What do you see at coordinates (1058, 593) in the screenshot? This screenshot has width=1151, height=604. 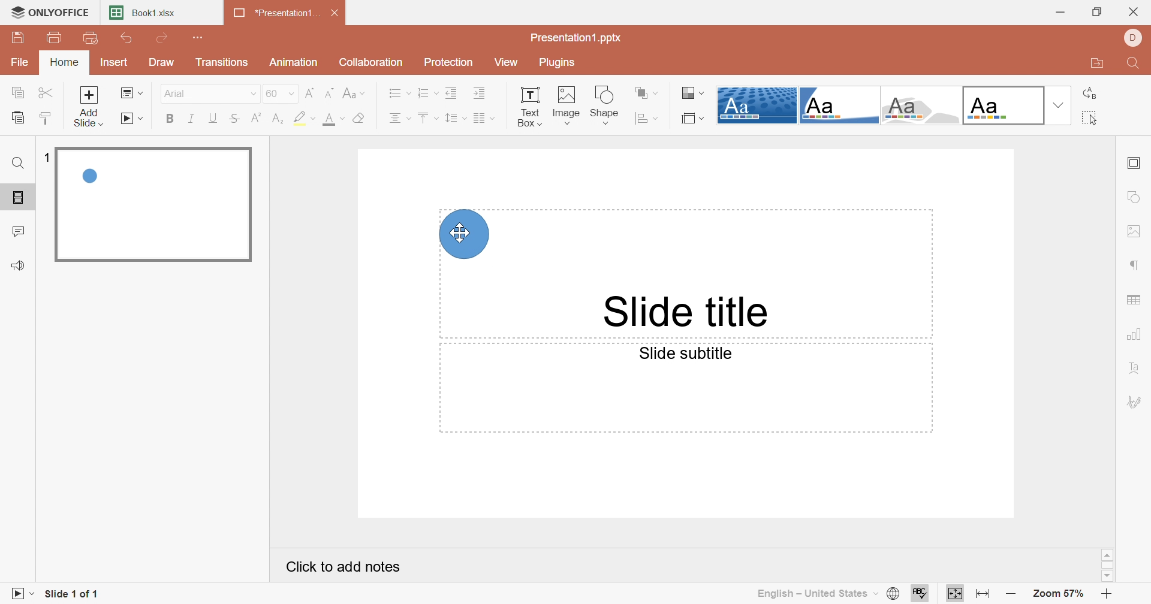 I see `Zoom 57%` at bounding box center [1058, 593].